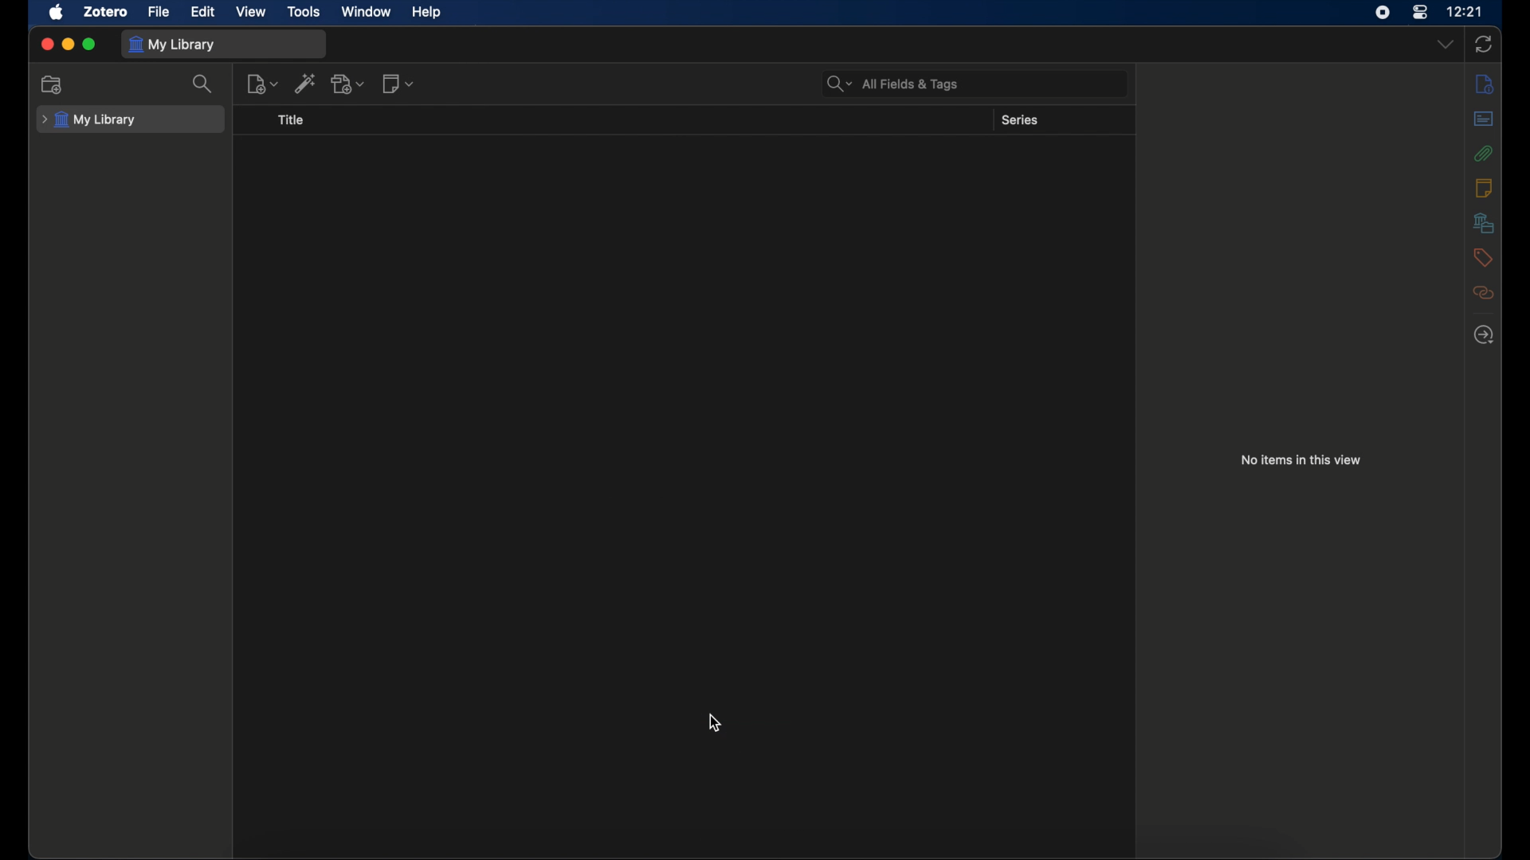 The image size is (1530, 860). What do you see at coordinates (262, 84) in the screenshot?
I see `new notes` at bounding box center [262, 84].